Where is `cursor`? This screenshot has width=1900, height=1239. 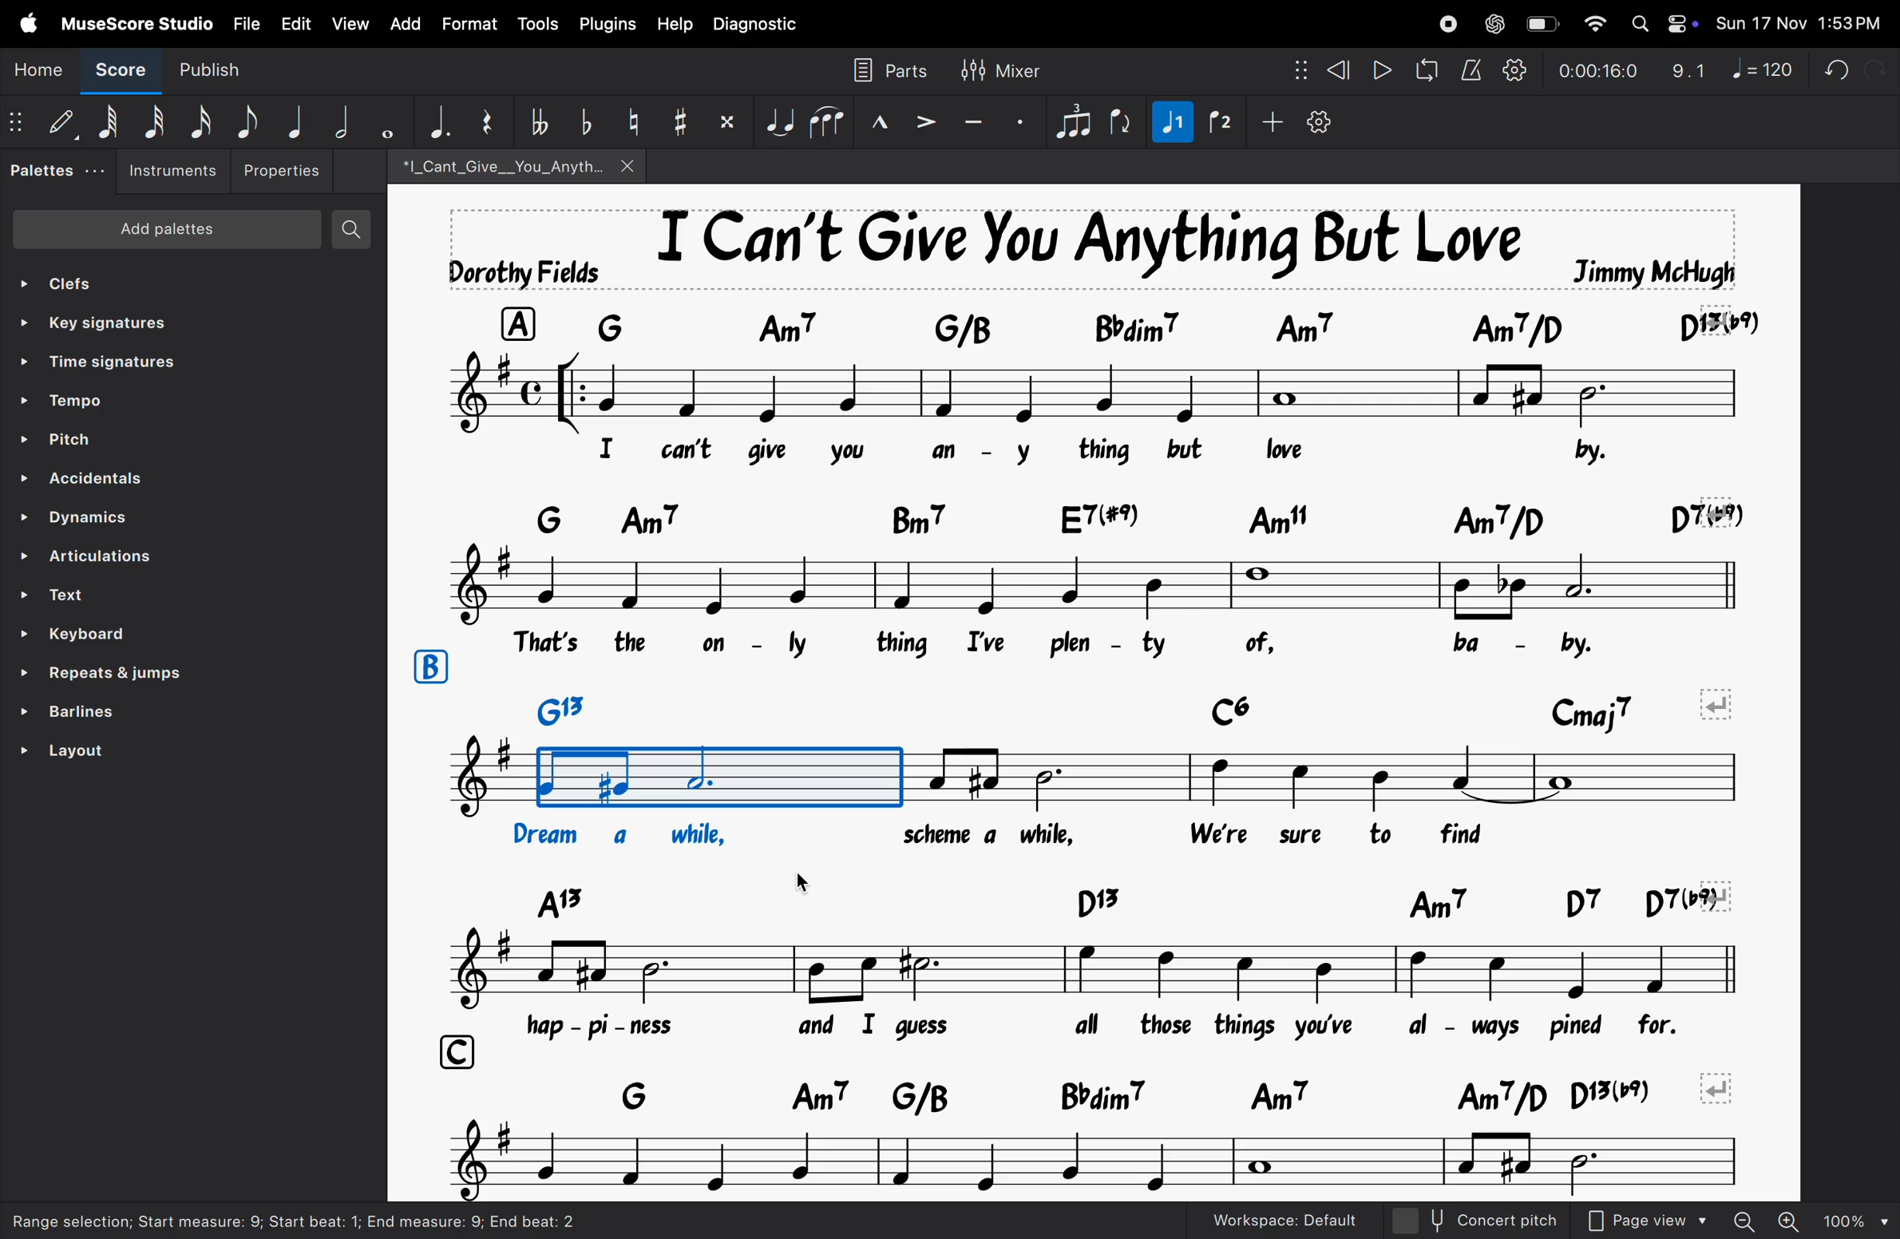 cursor is located at coordinates (806, 881).